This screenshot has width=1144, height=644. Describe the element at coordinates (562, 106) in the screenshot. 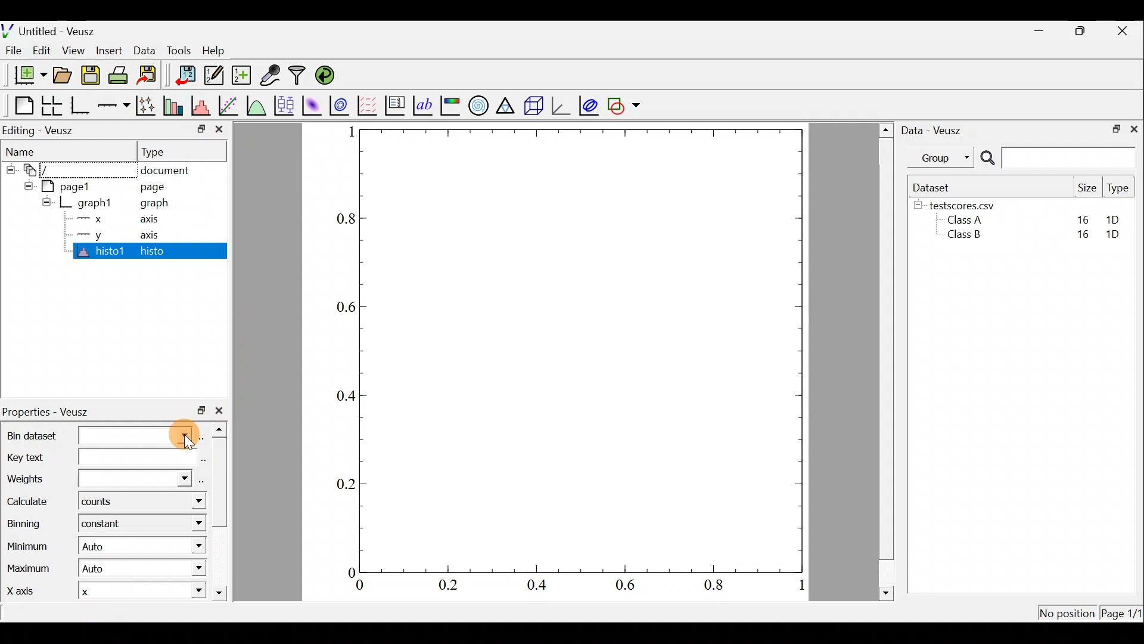

I see `3d graph` at that location.